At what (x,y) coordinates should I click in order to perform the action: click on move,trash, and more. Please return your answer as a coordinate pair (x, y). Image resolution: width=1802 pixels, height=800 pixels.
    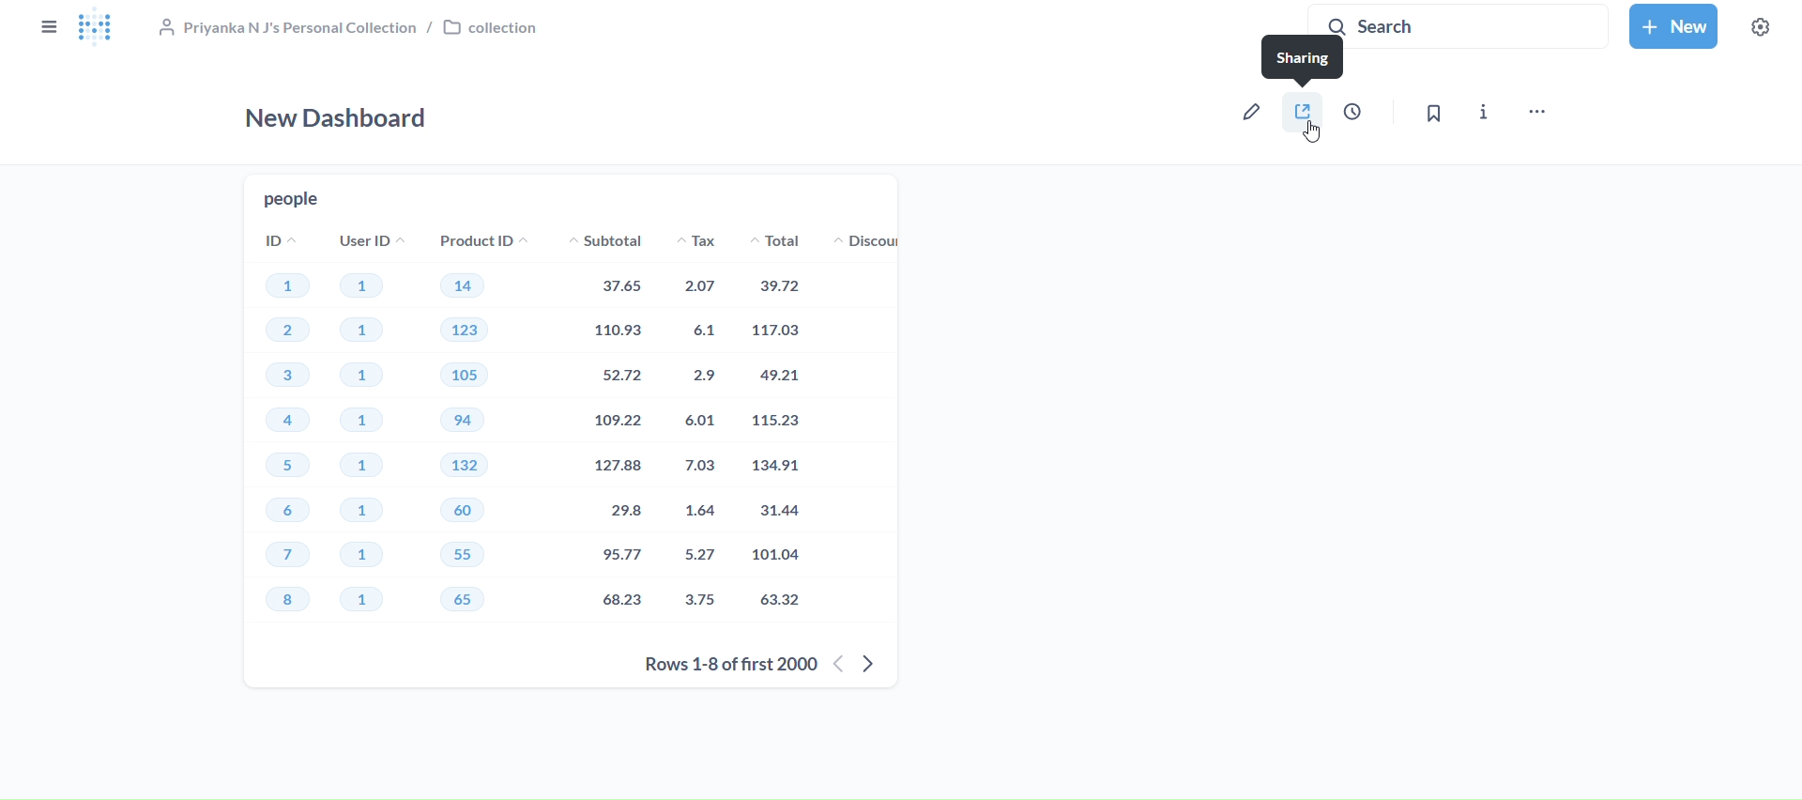
    Looking at the image, I should click on (1543, 113).